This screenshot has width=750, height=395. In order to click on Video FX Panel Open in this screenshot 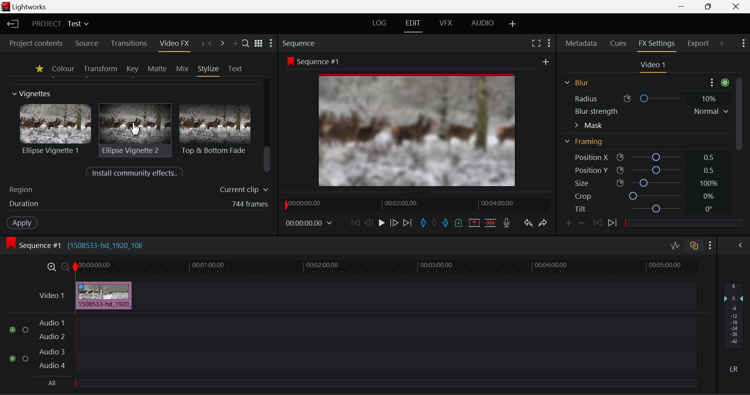, I will do `click(176, 44)`.